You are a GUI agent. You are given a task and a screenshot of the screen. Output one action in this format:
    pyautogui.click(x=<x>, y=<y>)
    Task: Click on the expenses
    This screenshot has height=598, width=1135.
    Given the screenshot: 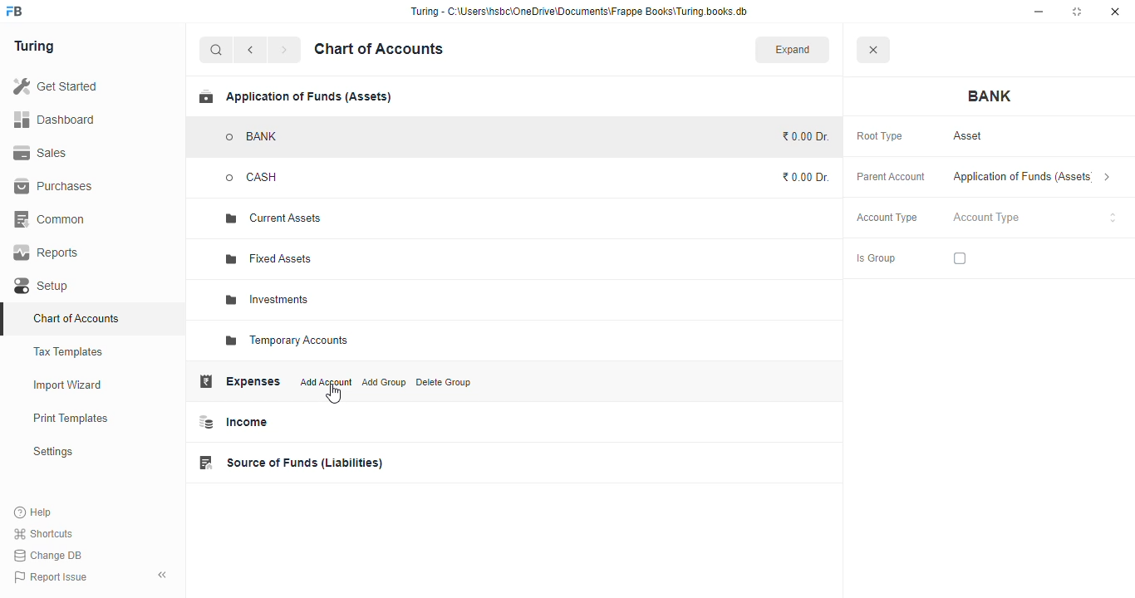 What is the action you would take?
    pyautogui.click(x=239, y=381)
    